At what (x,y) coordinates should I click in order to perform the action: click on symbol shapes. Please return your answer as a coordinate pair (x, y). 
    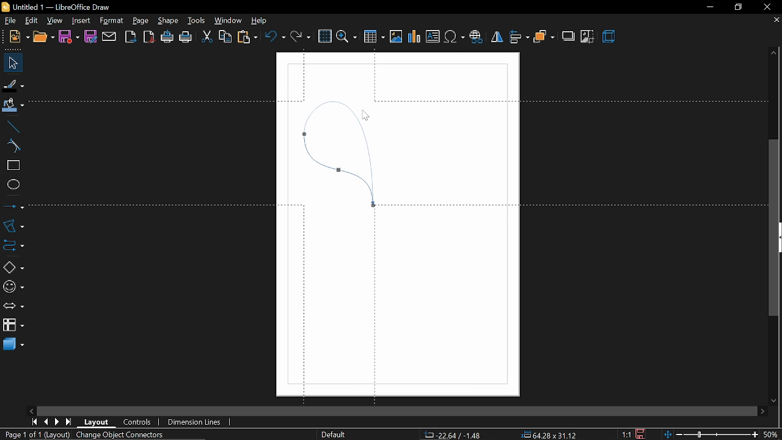
    Looking at the image, I should click on (12, 285).